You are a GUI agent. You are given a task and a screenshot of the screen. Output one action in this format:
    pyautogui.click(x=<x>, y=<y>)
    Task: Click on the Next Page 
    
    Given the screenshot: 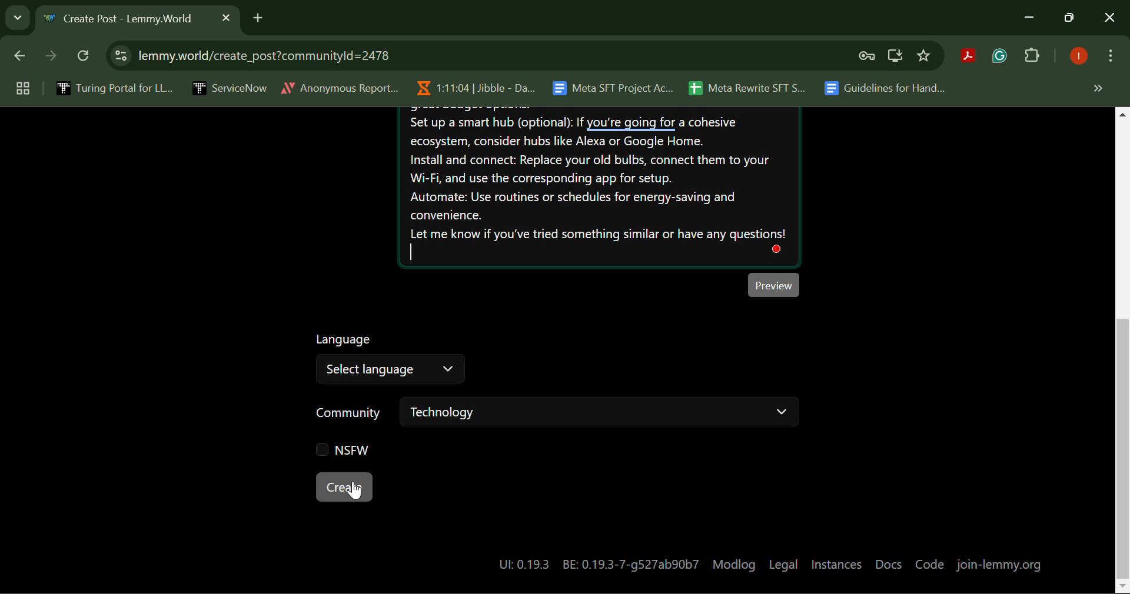 What is the action you would take?
    pyautogui.click(x=49, y=59)
    